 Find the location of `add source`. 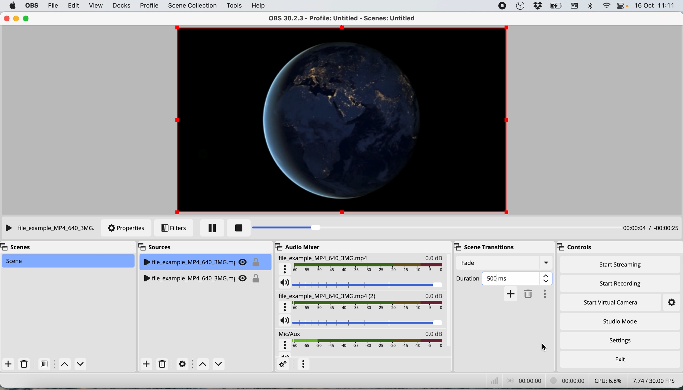

add source is located at coordinates (145, 364).